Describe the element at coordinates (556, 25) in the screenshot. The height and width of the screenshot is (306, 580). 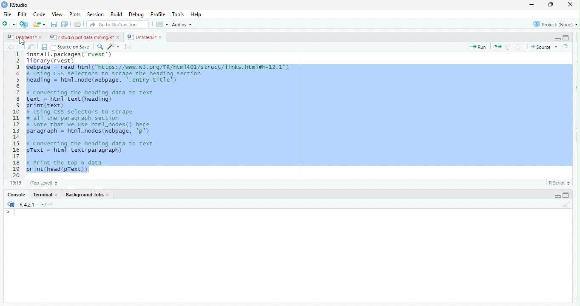
I see ` project: (None)` at that location.